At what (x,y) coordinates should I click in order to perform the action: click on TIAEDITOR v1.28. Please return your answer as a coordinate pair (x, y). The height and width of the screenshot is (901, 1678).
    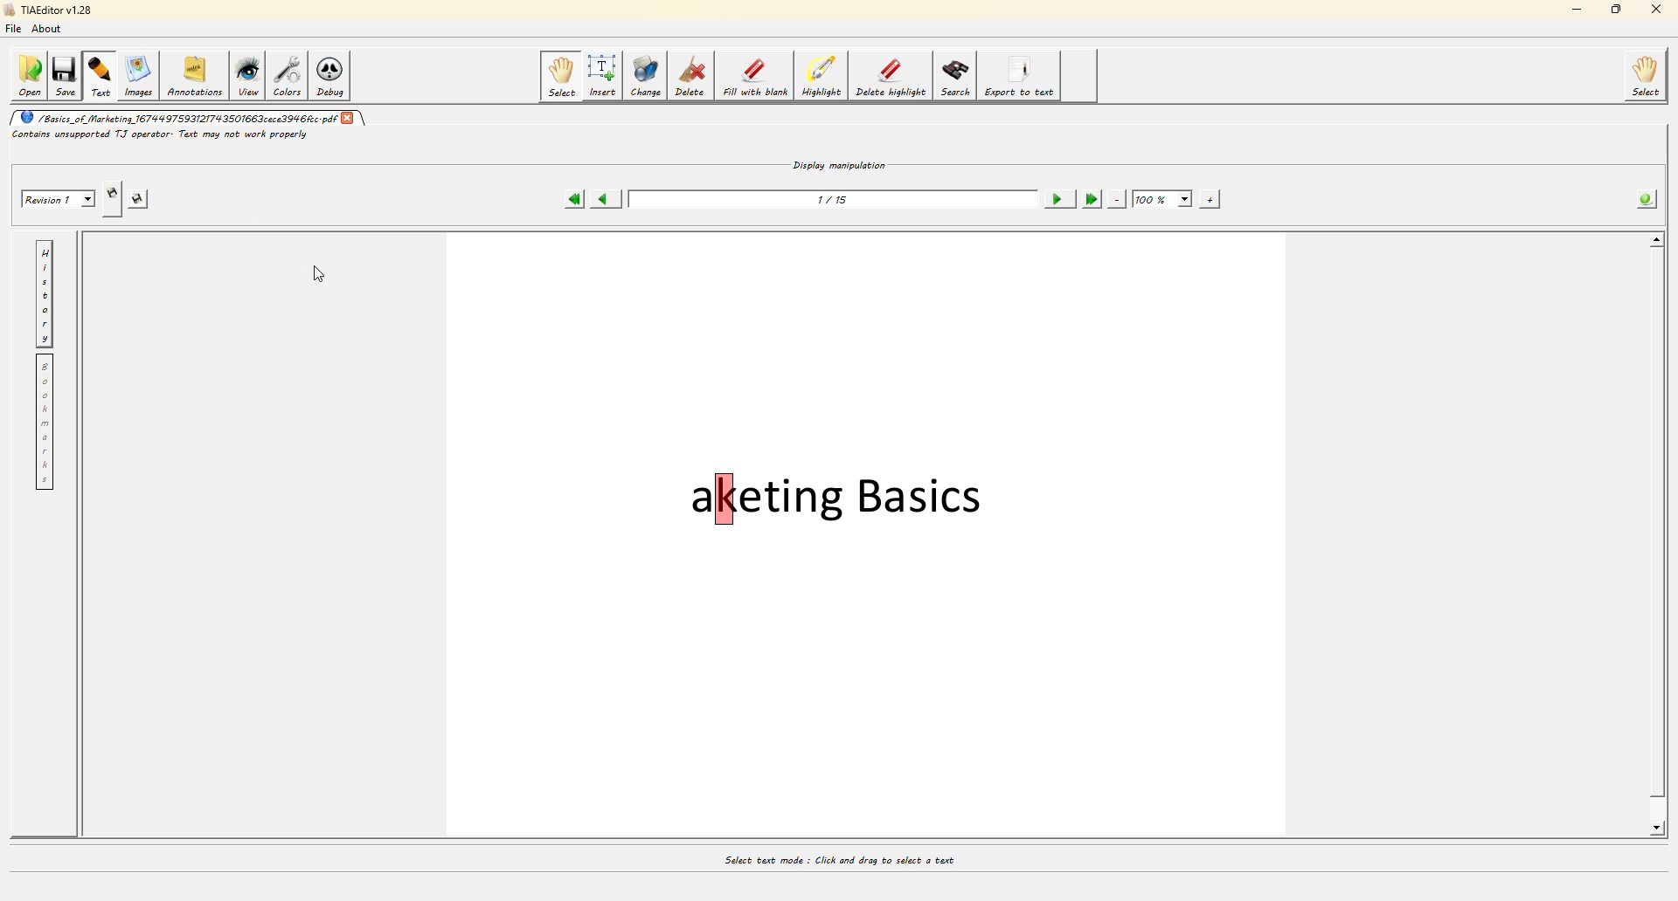
    Looking at the image, I should click on (48, 11).